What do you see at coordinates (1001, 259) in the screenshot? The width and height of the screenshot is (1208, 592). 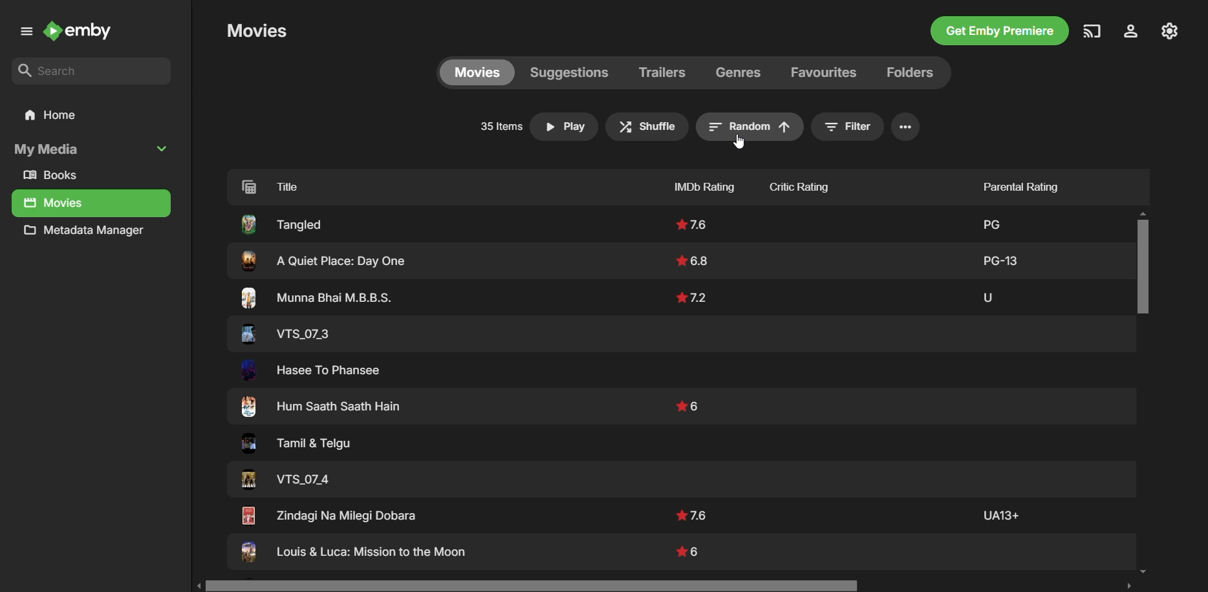 I see `` at bounding box center [1001, 259].